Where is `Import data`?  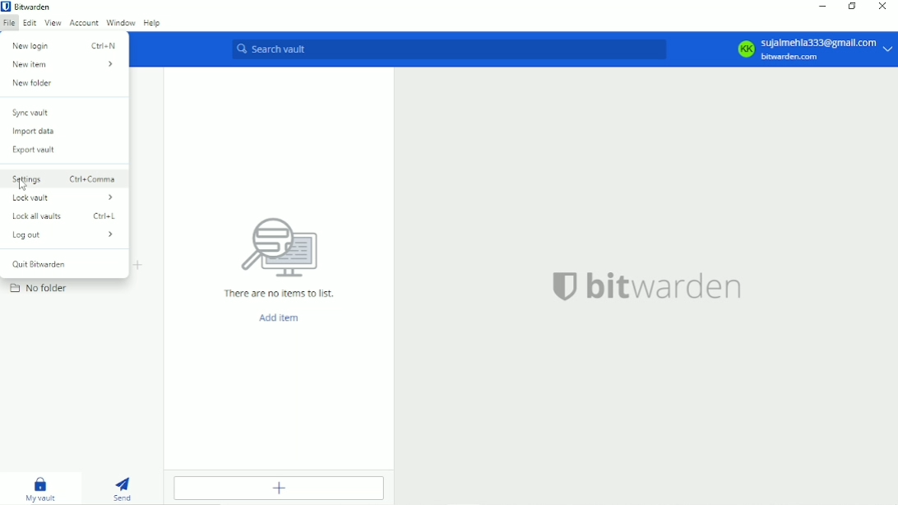 Import data is located at coordinates (31, 132).